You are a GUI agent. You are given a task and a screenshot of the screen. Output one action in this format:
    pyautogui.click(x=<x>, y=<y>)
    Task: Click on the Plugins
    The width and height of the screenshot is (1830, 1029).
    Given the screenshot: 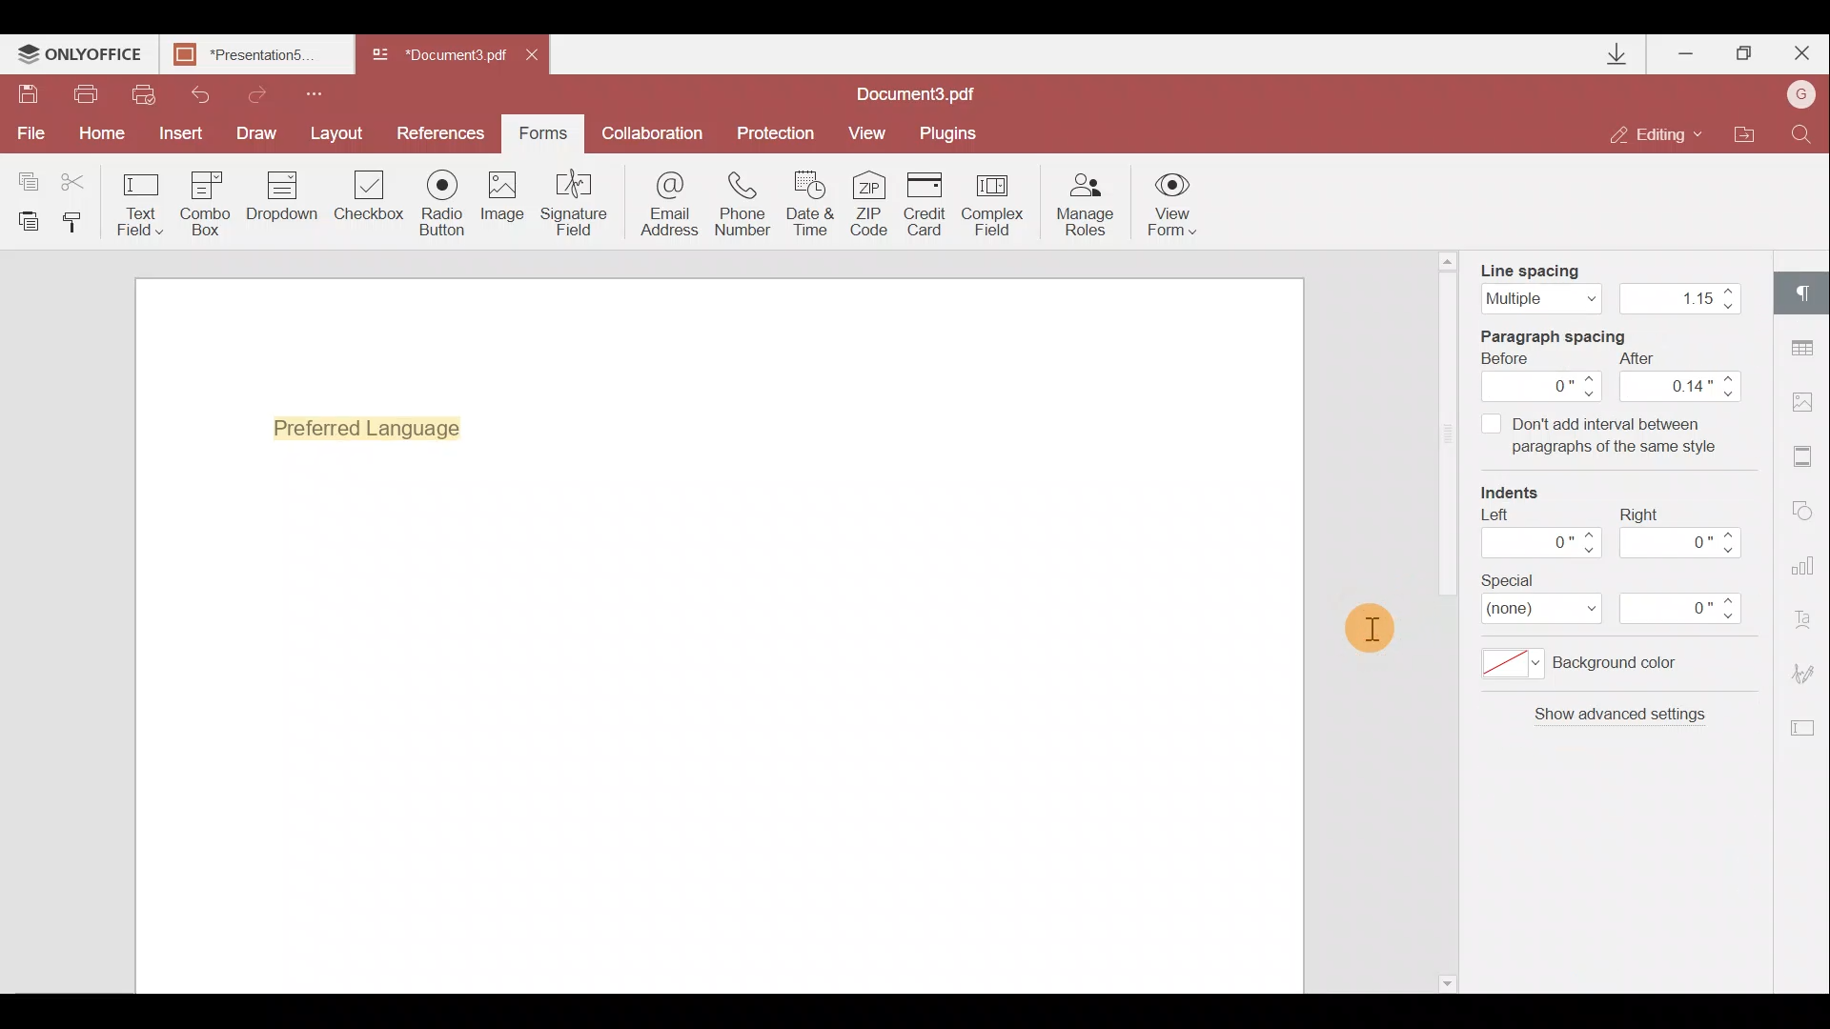 What is the action you would take?
    pyautogui.click(x=951, y=131)
    